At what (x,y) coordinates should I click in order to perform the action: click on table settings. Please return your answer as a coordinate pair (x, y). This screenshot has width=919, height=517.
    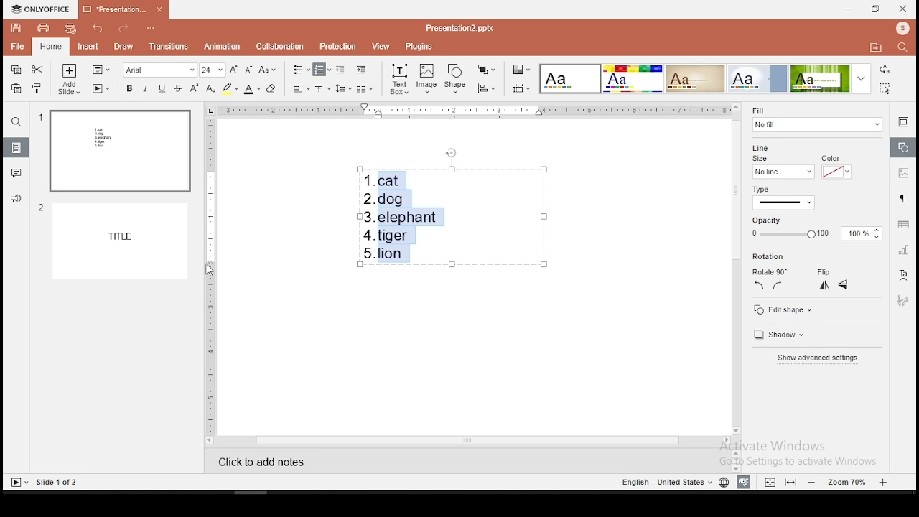
    Looking at the image, I should click on (901, 225).